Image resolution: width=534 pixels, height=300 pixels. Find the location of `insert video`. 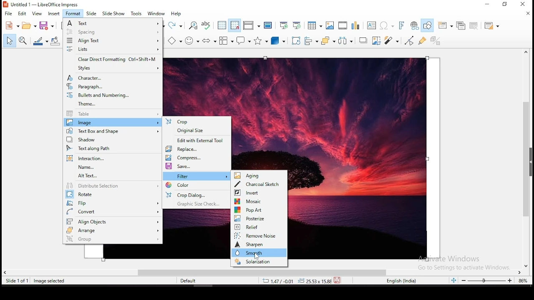

insert video is located at coordinates (343, 26).